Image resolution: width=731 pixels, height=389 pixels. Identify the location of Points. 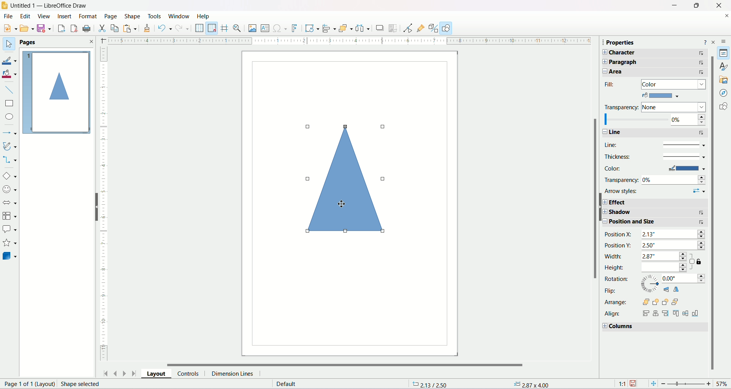
(408, 28).